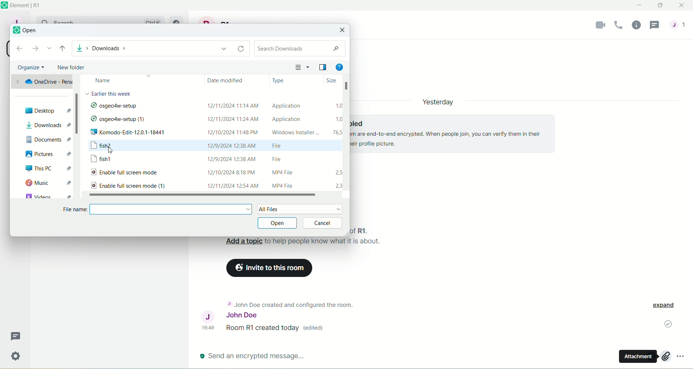  I want to click on video call, so click(597, 26).